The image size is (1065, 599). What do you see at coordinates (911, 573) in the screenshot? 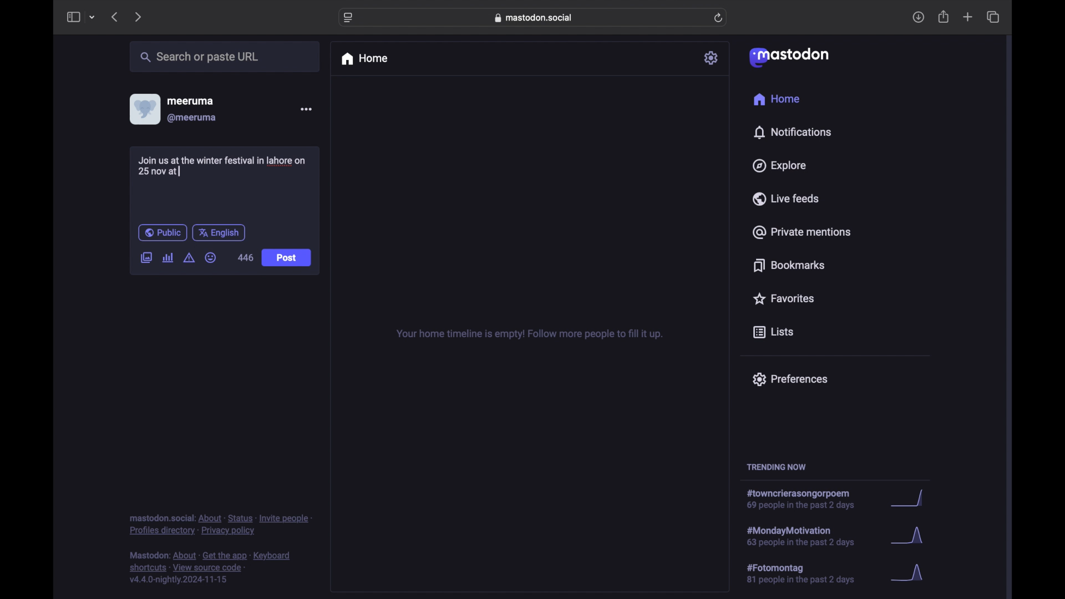
I see `graph` at bounding box center [911, 573].